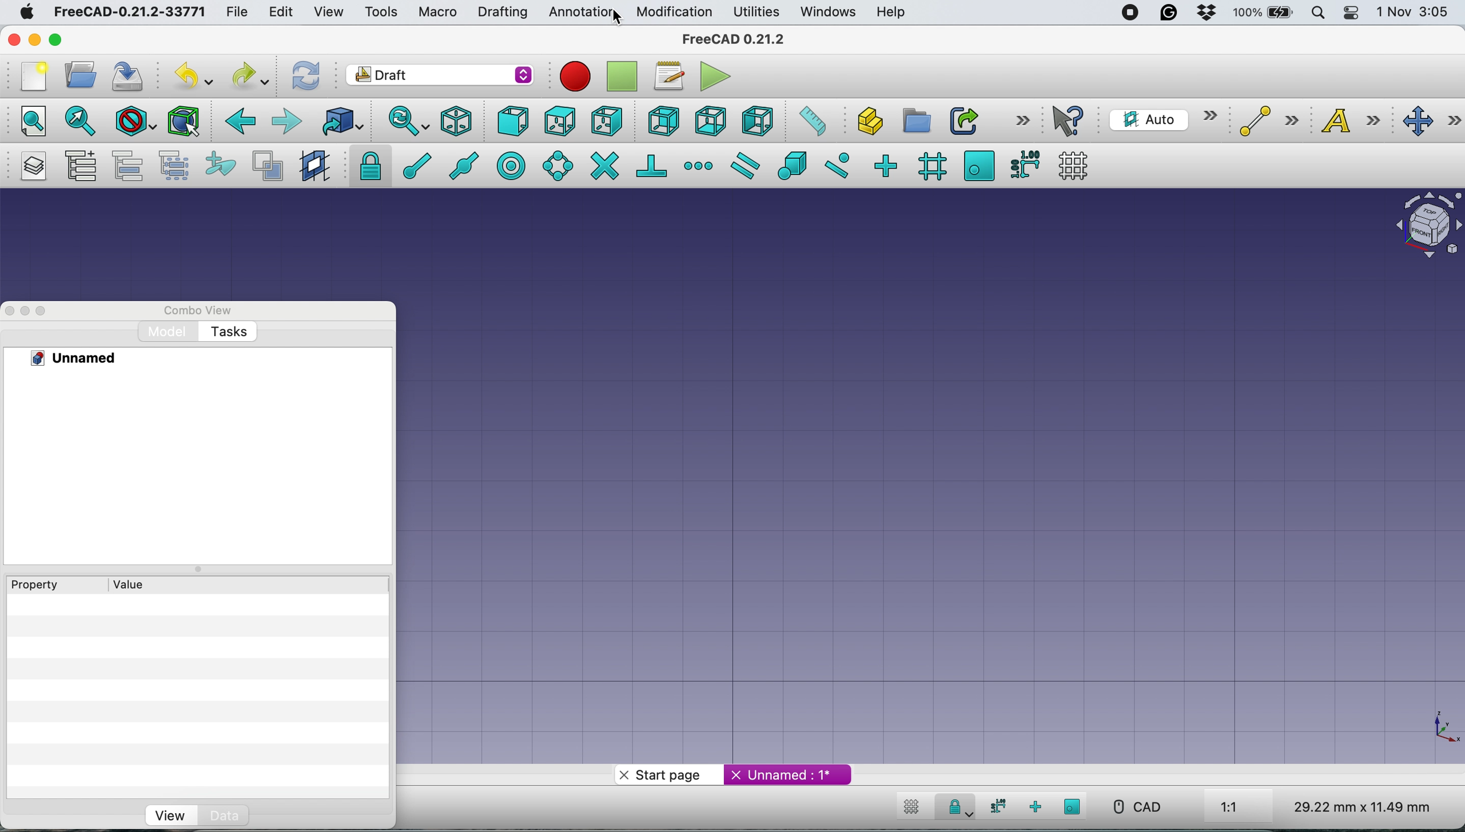  What do you see at coordinates (929, 167) in the screenshot?
I see `snap grid` at bounding box center [929, 167].